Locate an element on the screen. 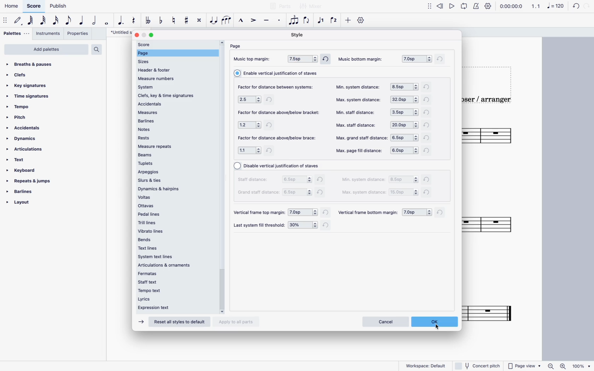 The image size is (594, 371). toggle sharp is located at coordinates (186, 20).